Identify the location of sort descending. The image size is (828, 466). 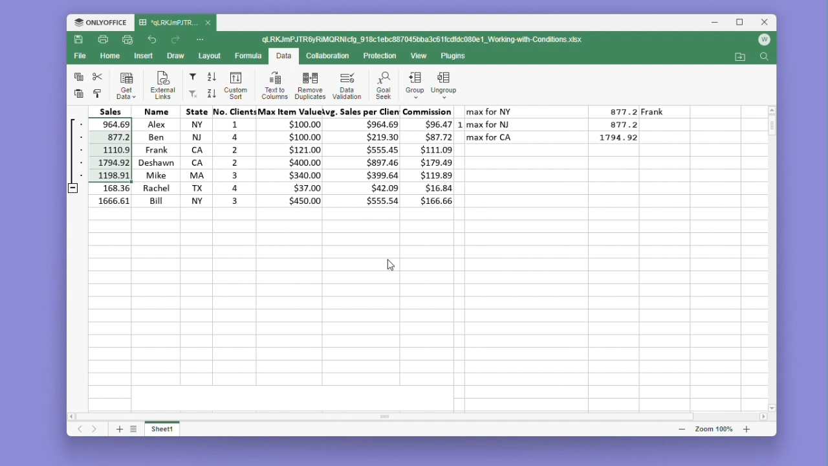
(211, 93).